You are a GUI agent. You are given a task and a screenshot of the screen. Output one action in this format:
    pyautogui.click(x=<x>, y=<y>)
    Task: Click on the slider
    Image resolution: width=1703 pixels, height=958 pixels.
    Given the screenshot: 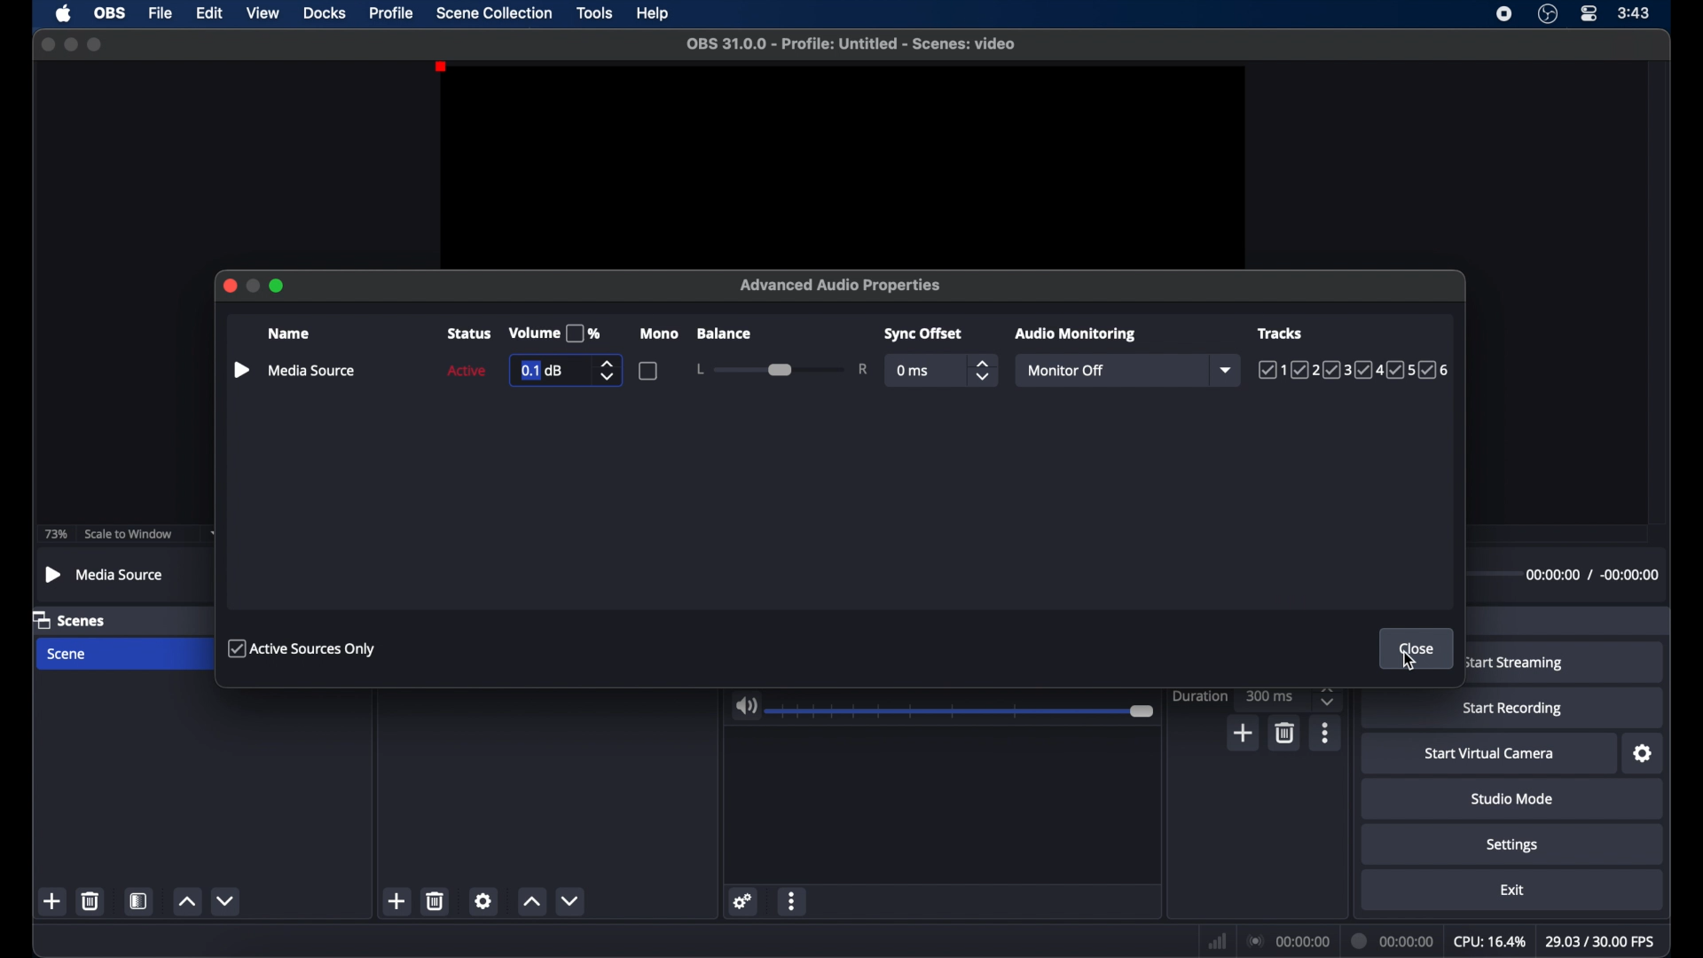 What is the action you would take?
    pyautogui.click(x=781, y=368)
    